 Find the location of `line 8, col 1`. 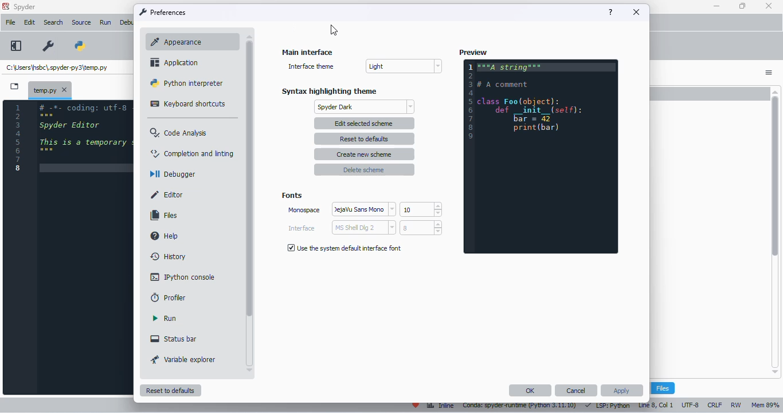

line 8, col 1 is located at coordinates (655, 405).